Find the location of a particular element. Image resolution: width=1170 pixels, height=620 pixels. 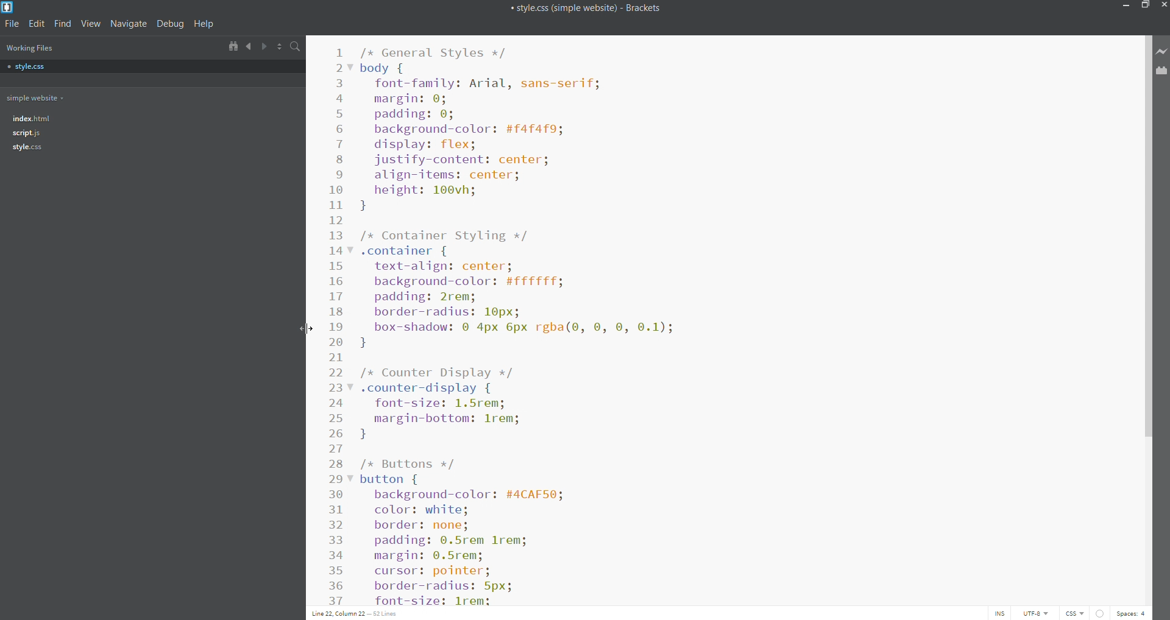

brackets is located at coordinates (9, 7).